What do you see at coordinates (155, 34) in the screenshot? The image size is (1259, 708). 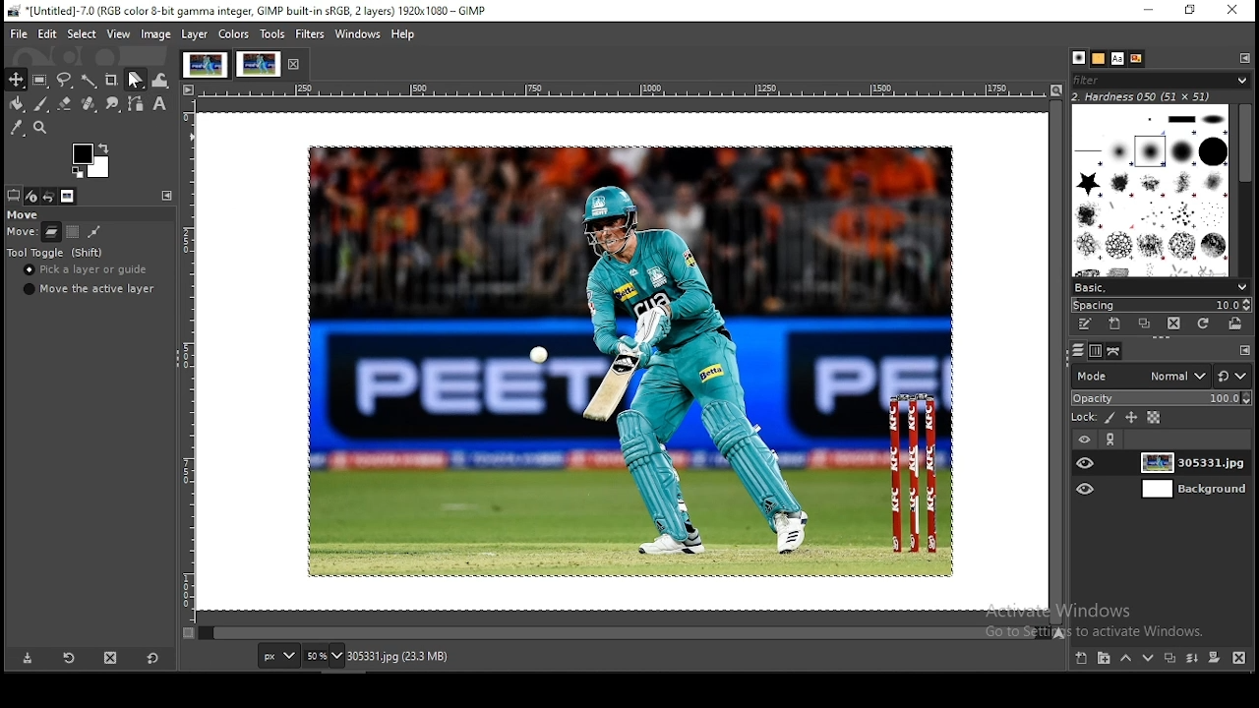 I see `image` at bounding box center [155, 34].